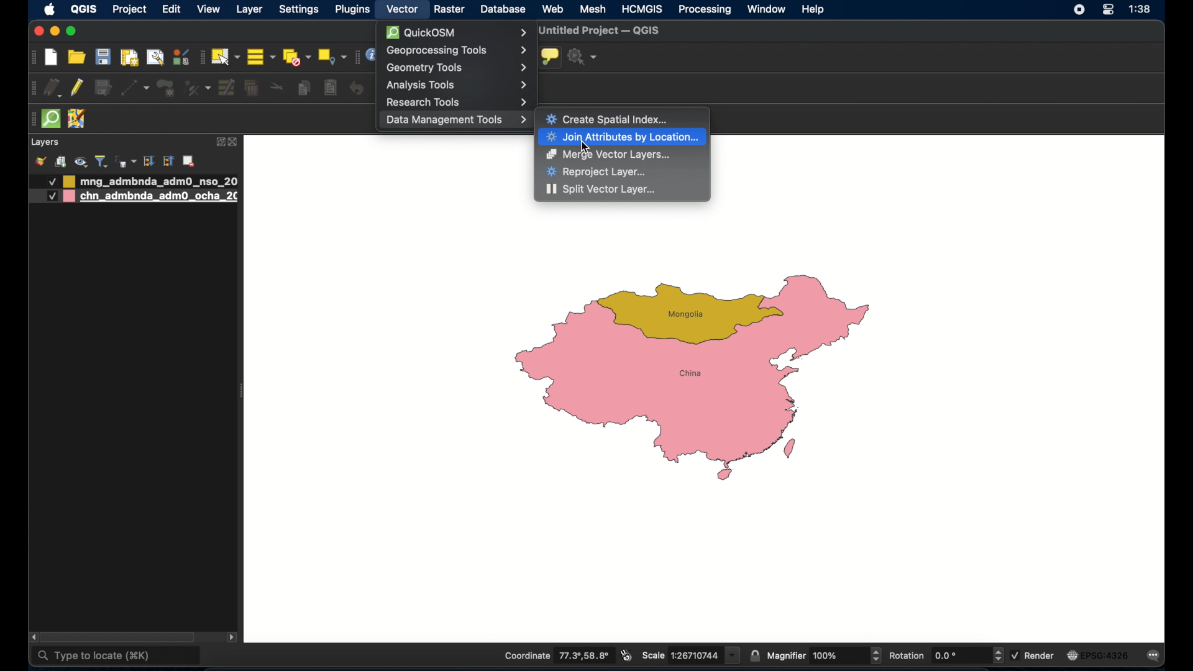 The height and width of the screenshot is (671, 1193). What do you see at coordinates (450, 10) in the screenshot?
I see `raster` at bounding box center [450, 10].